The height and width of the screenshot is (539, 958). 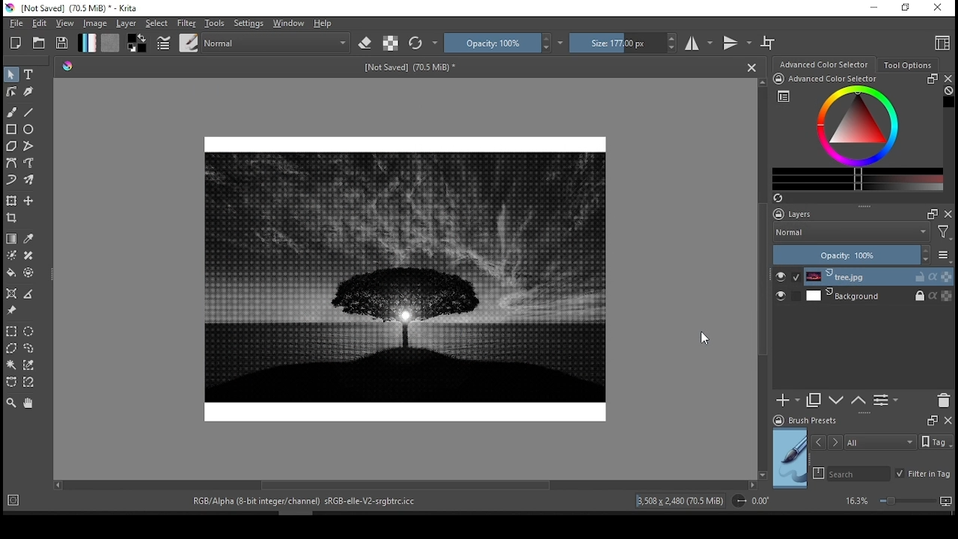 I want to click on move layer or mask up, so click(x=862, y=402).